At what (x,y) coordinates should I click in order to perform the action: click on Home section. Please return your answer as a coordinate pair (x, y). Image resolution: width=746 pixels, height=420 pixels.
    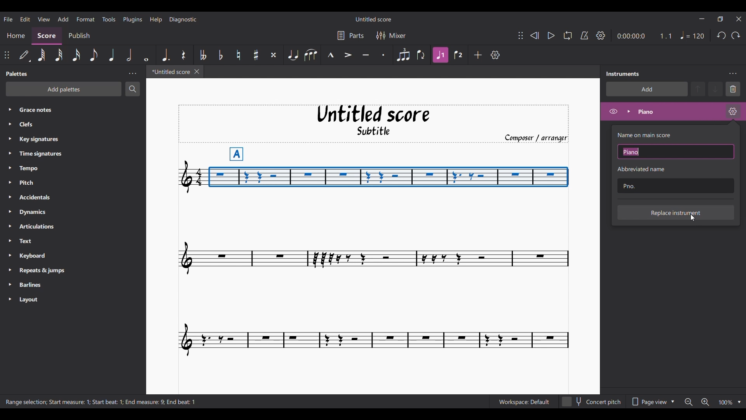
    Looking at the image, I should click on (16, 35).